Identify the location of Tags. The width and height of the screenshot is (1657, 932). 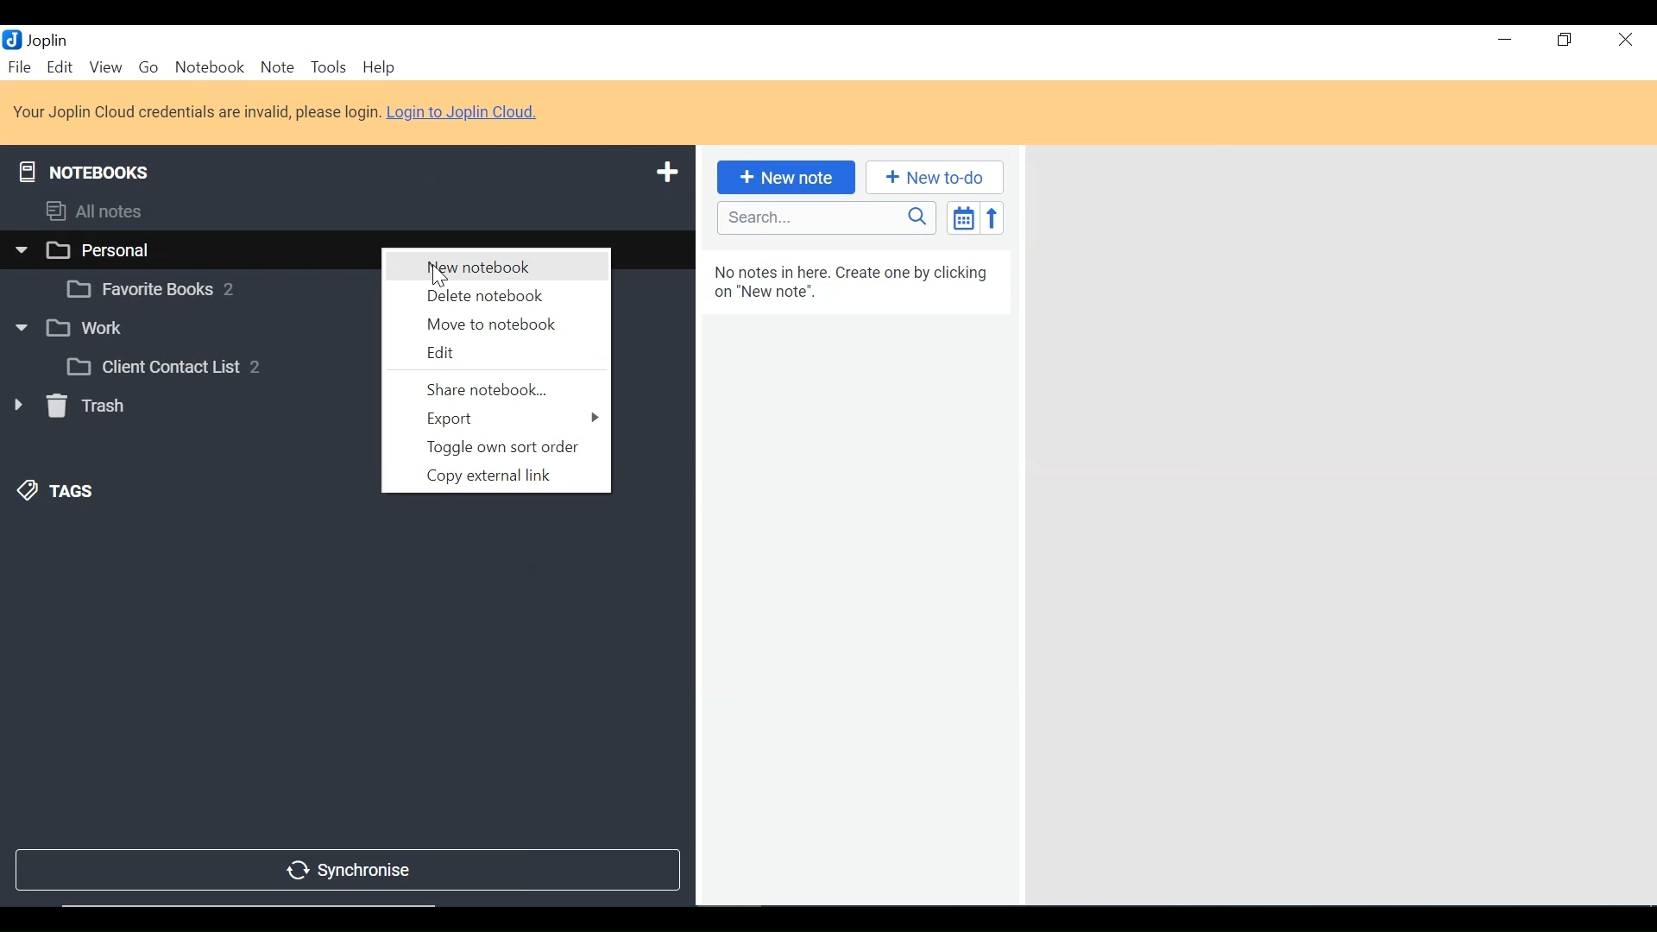
(57, 492).